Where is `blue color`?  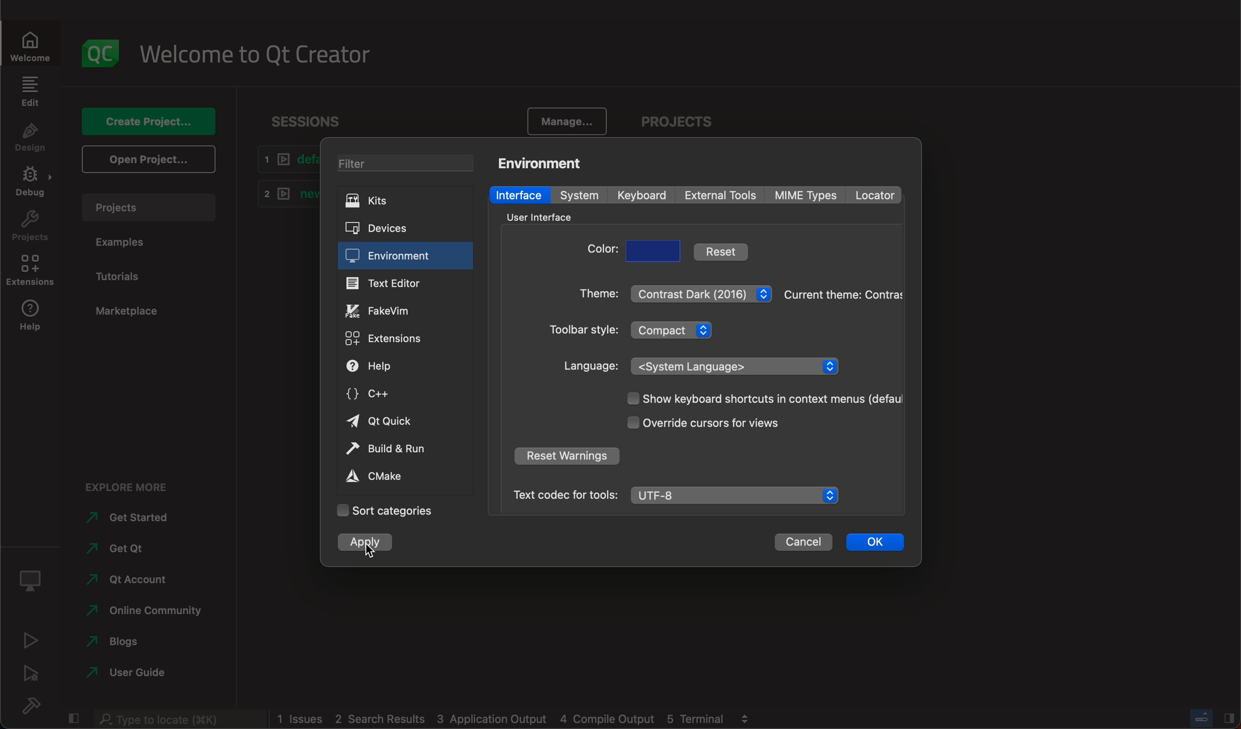
blue color is located at coordinates (655, 251).